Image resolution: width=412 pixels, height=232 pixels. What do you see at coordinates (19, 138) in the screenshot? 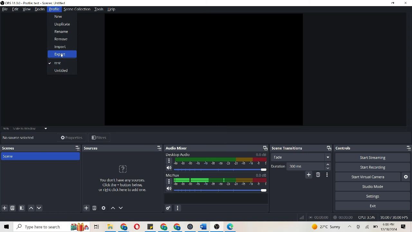
I see `No source selected` at bounding box center [19, 138].